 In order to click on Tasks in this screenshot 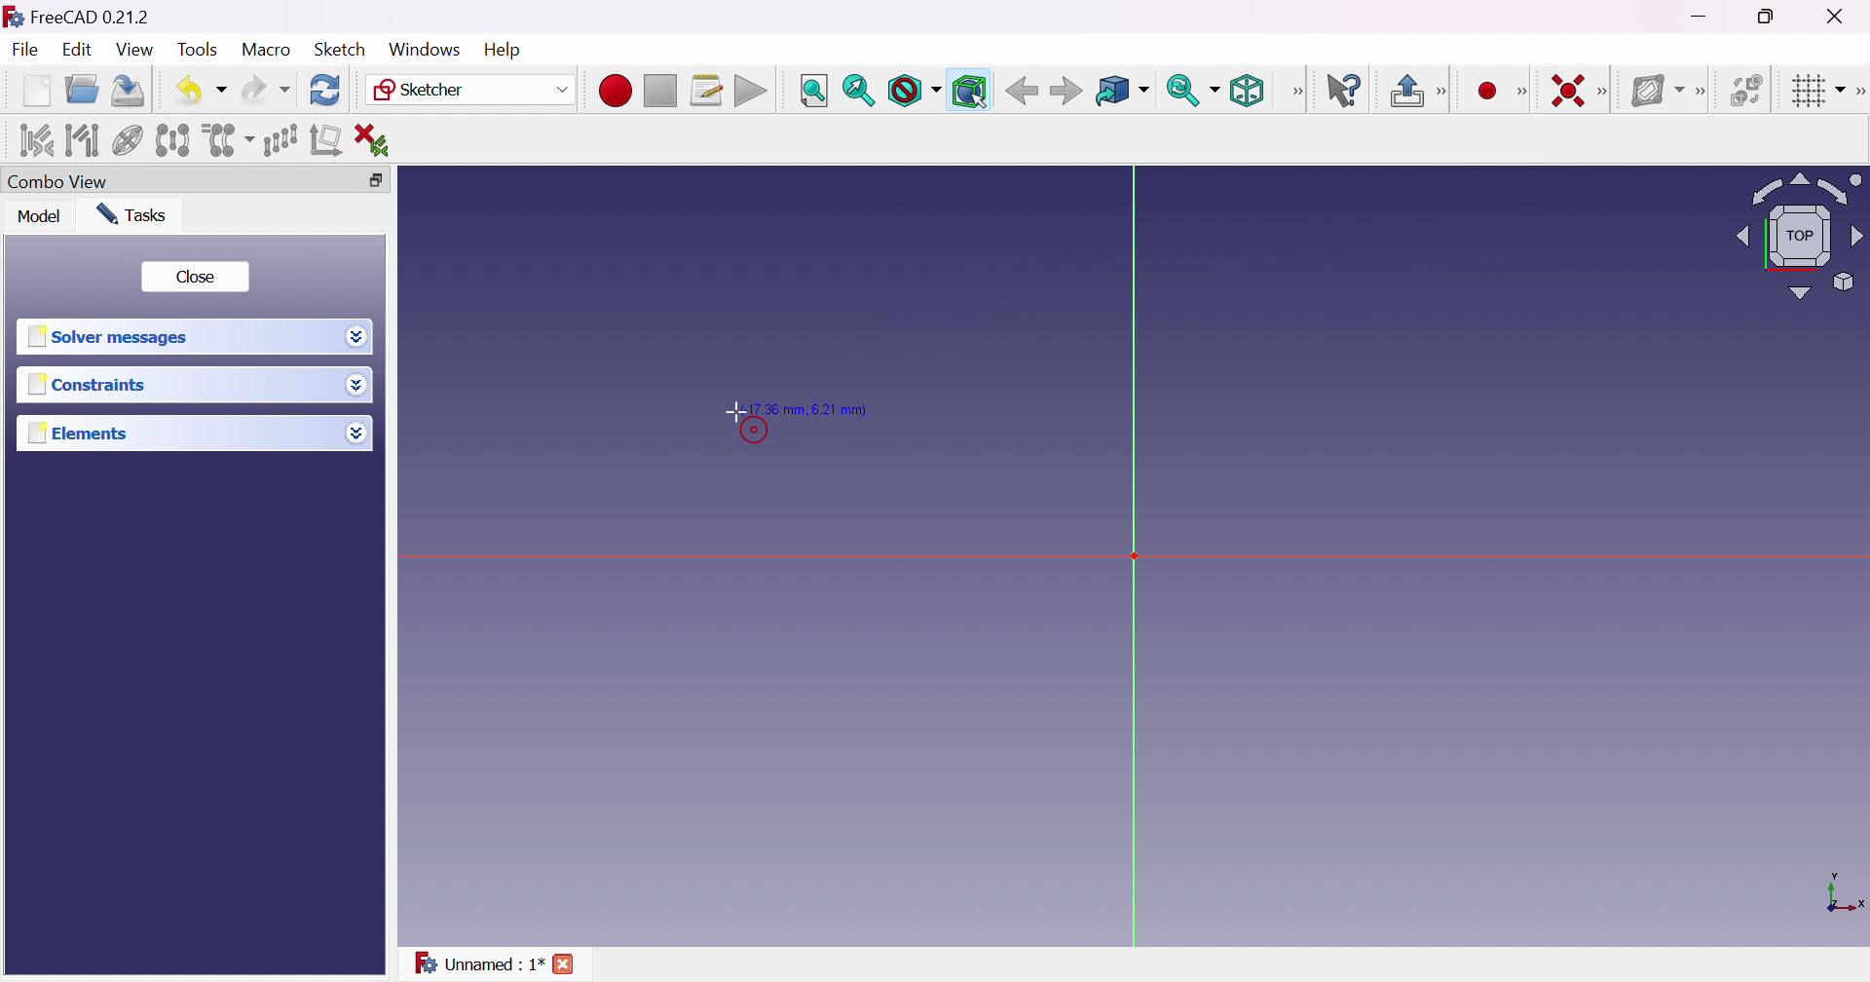, I will do `click(132, 214)`.